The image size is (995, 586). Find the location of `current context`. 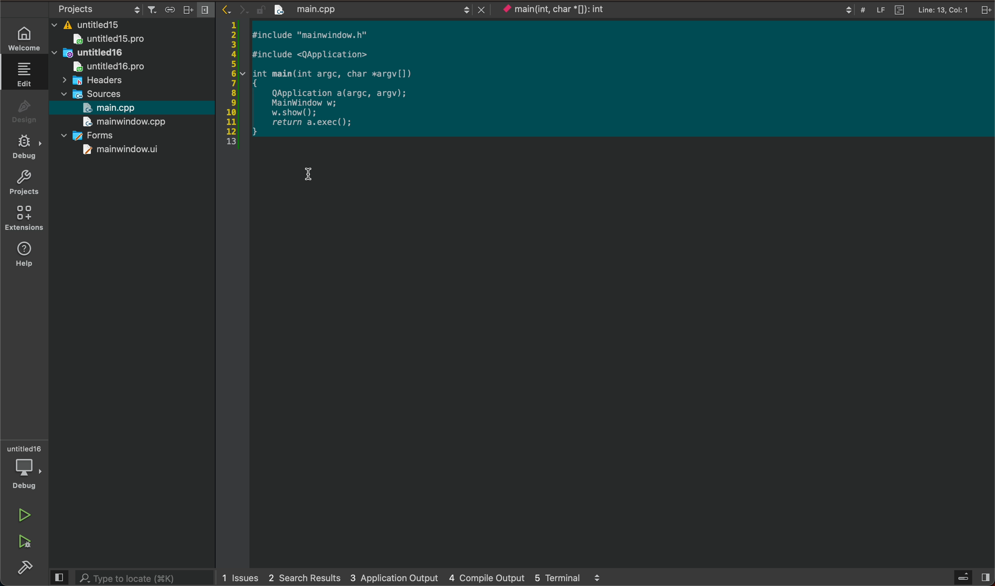

current context is located at coordinates (564, 12).